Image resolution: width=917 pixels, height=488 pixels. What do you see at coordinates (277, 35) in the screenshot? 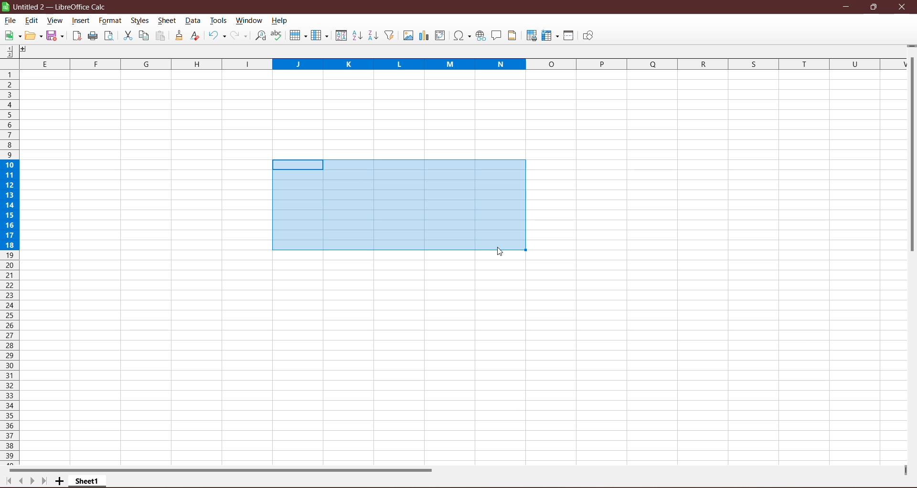
I see `Spelling` at bounding box center [277, 35].